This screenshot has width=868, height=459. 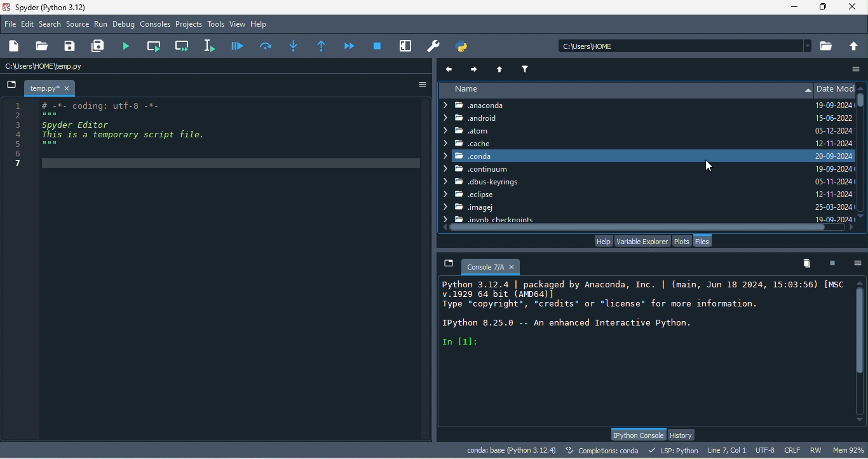 I want to click on scroll down, so click(x=860, y=421).